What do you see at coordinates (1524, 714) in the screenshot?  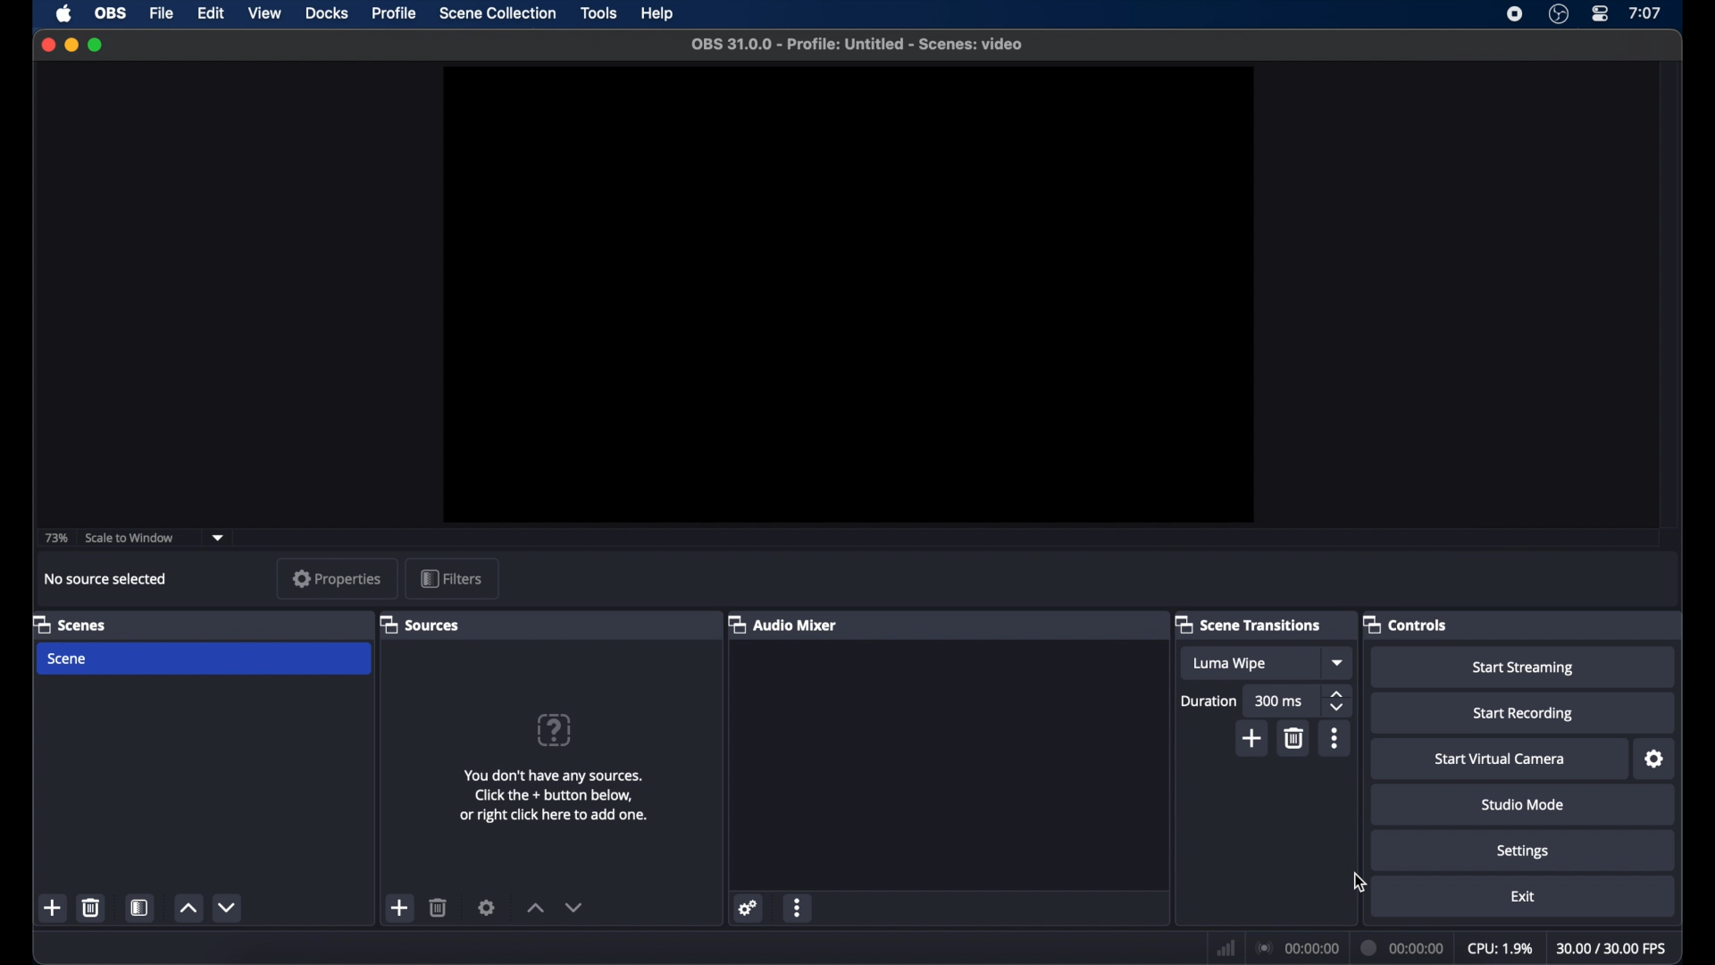 I see `start recording` at bounding box center [1524, 714].